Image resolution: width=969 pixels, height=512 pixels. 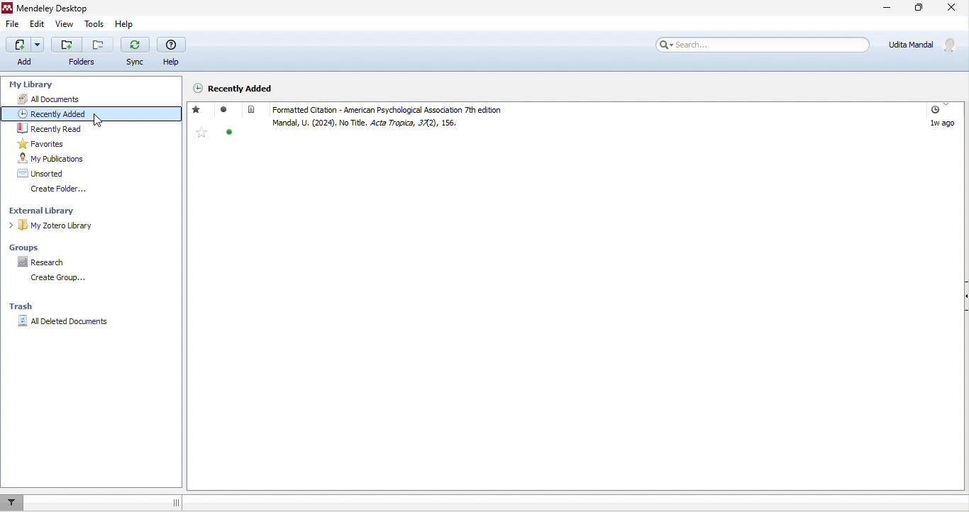 I want to click on formatted citation-american Psychological Association 7th edition, so click(x=411, y=110).